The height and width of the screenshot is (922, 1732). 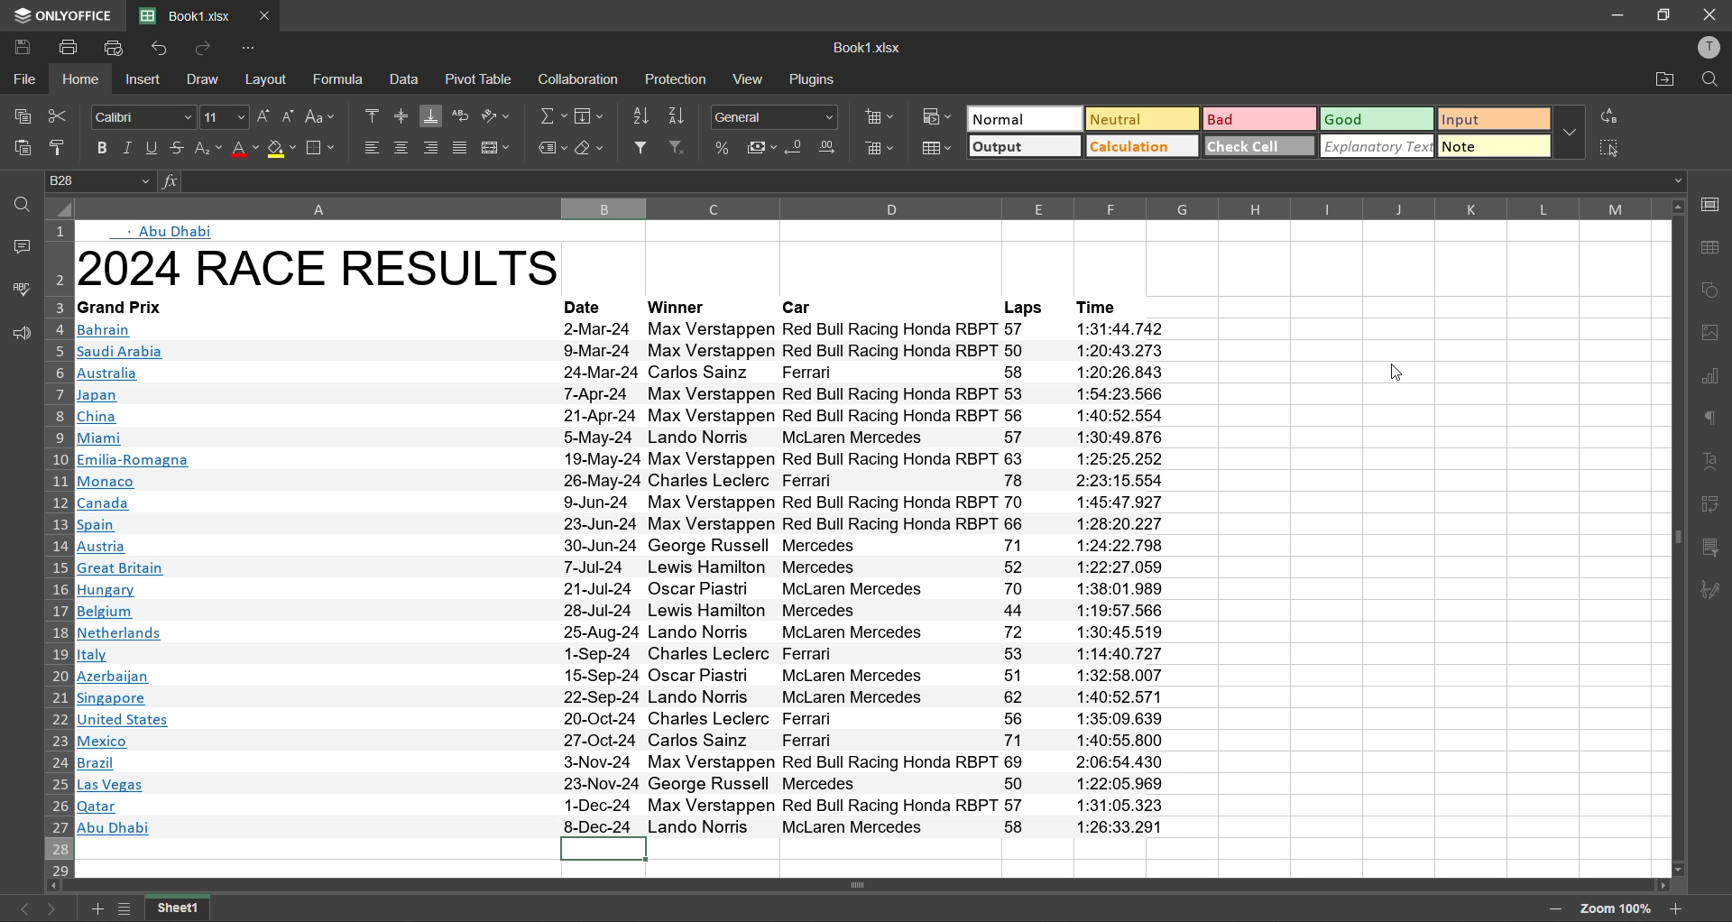 I want to click on named ranges, so click(x=548, y=147).